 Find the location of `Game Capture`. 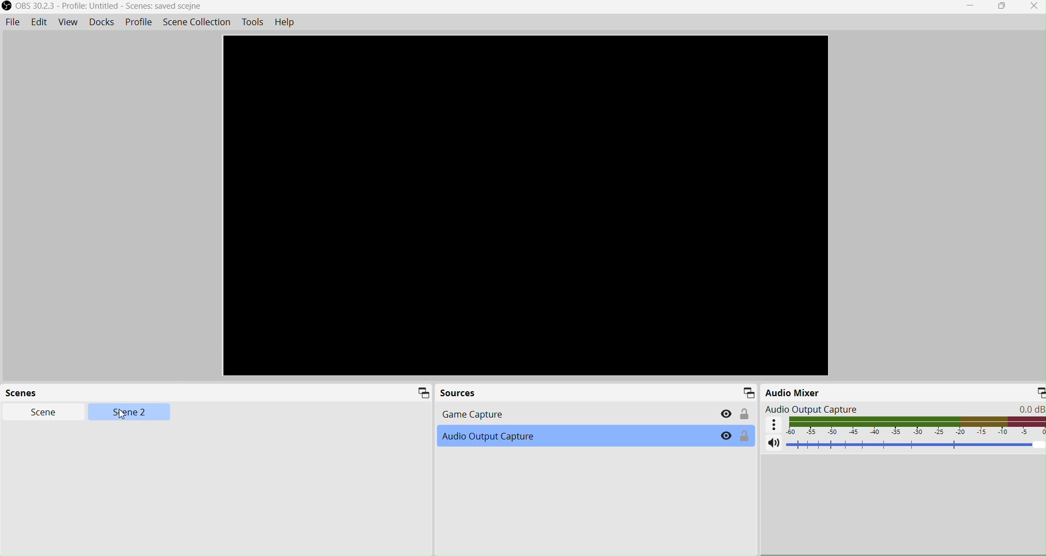

Game Capture is located at coordinates (568, 414).